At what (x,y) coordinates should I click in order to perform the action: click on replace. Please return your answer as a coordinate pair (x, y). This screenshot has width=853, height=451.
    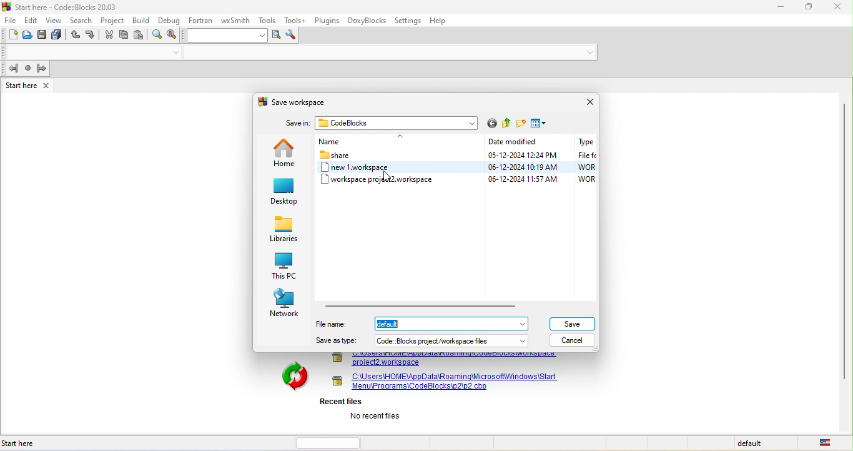
    Looking at the image, I should click on (175, 35).